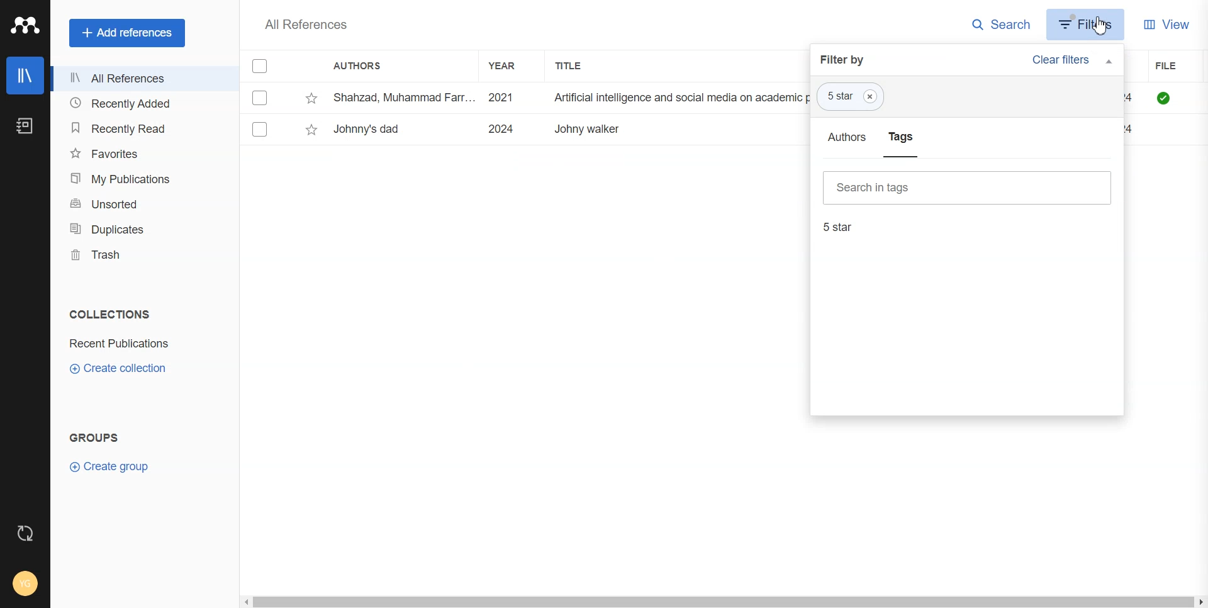 The height and width of the screenshot is (608, 1208). I want to click on Duplicates, so click(140, 229).